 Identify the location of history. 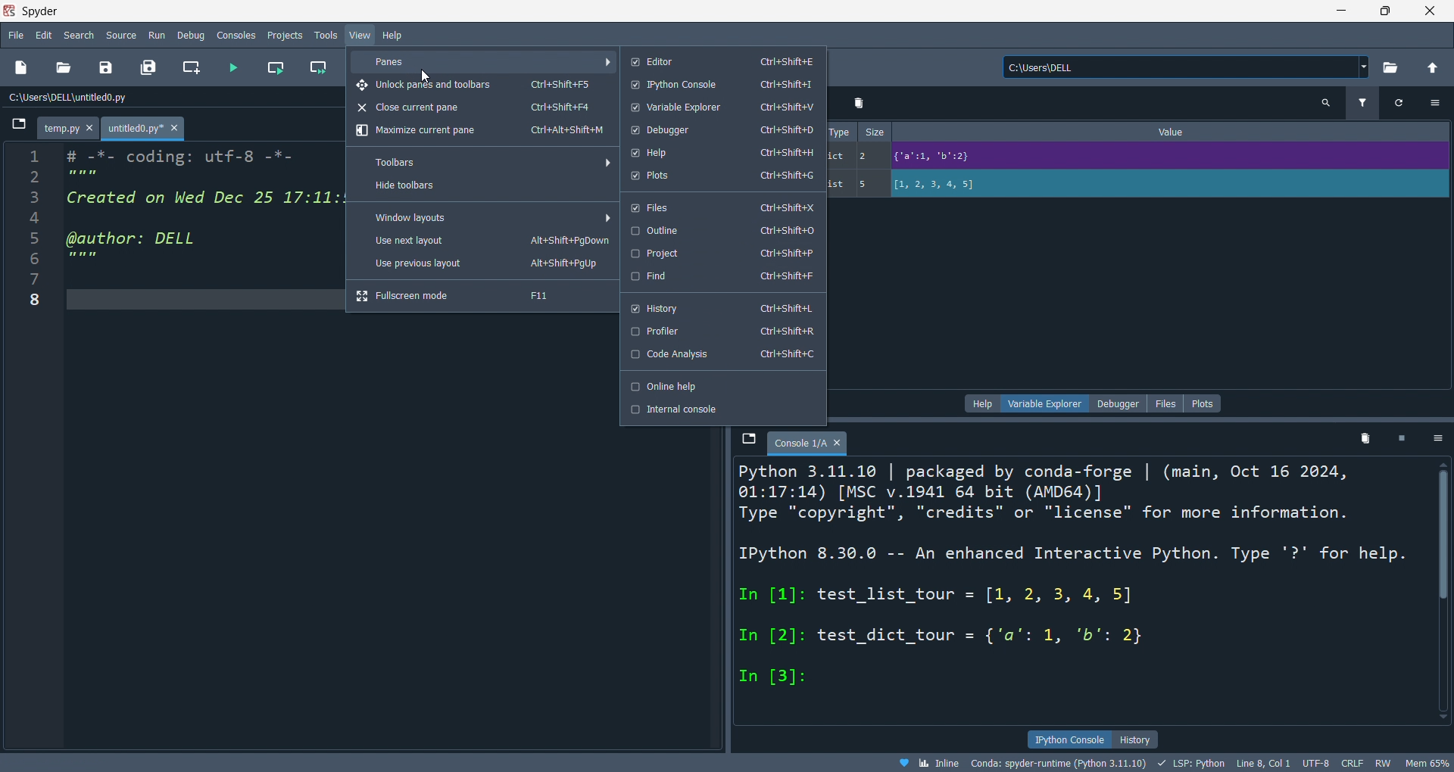
(1139, 738).